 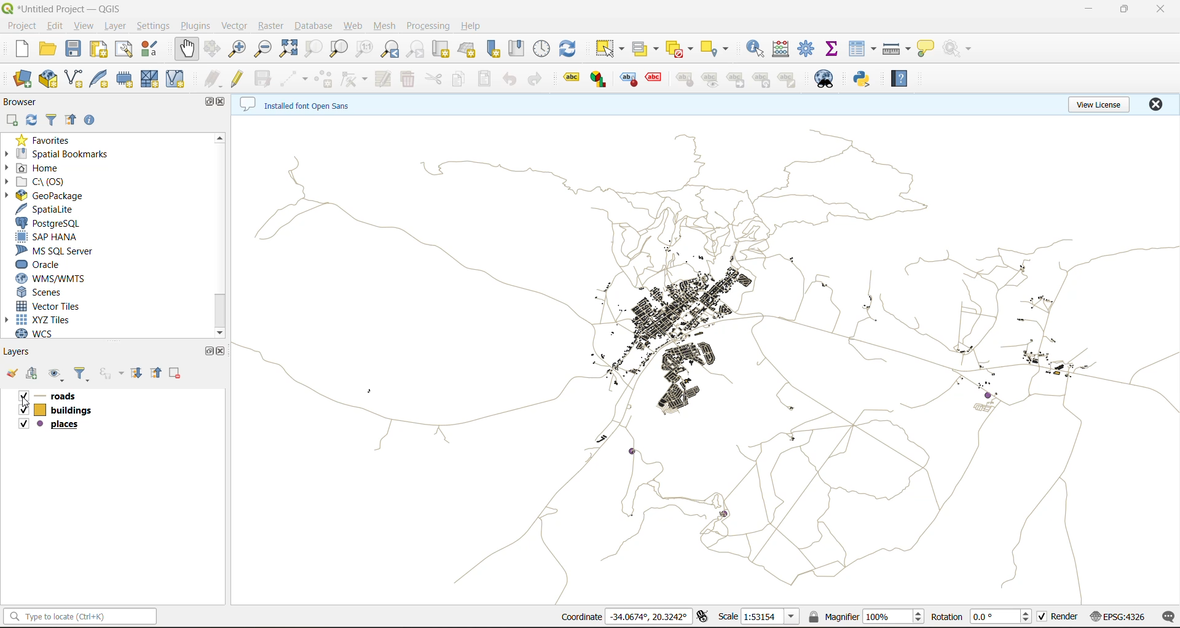 I want to click on maximize, so click(x=211, y=350).